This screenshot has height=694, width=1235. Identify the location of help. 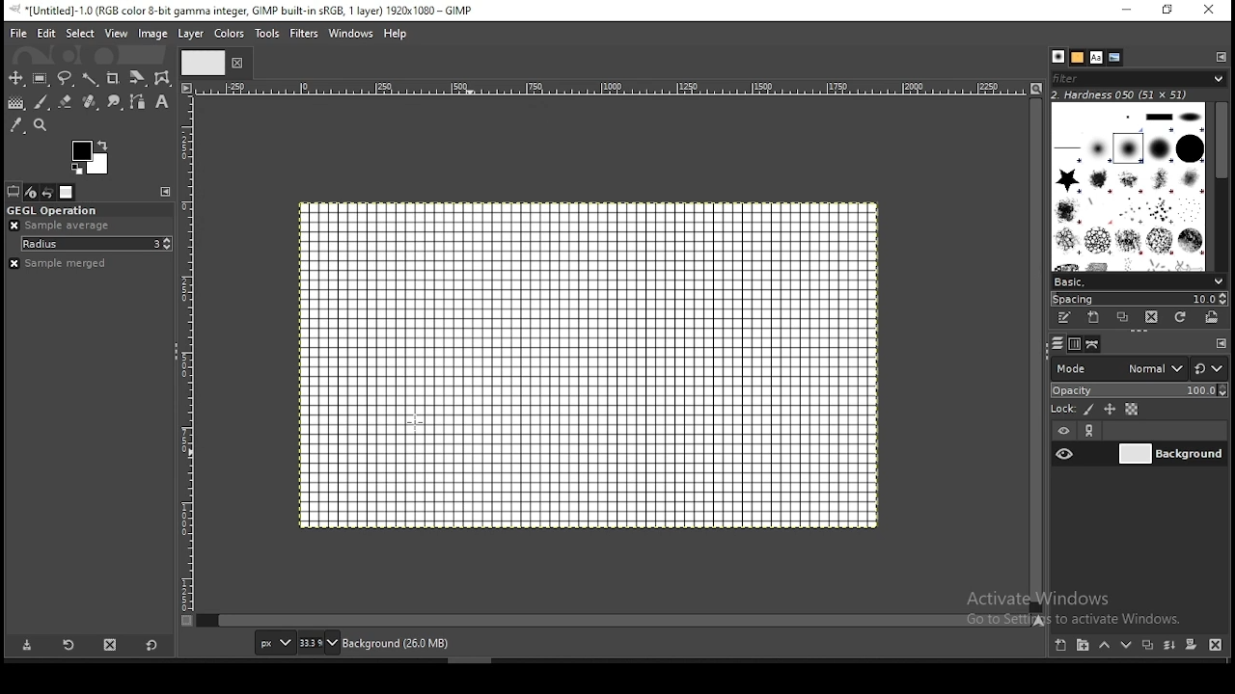
(398, 35).